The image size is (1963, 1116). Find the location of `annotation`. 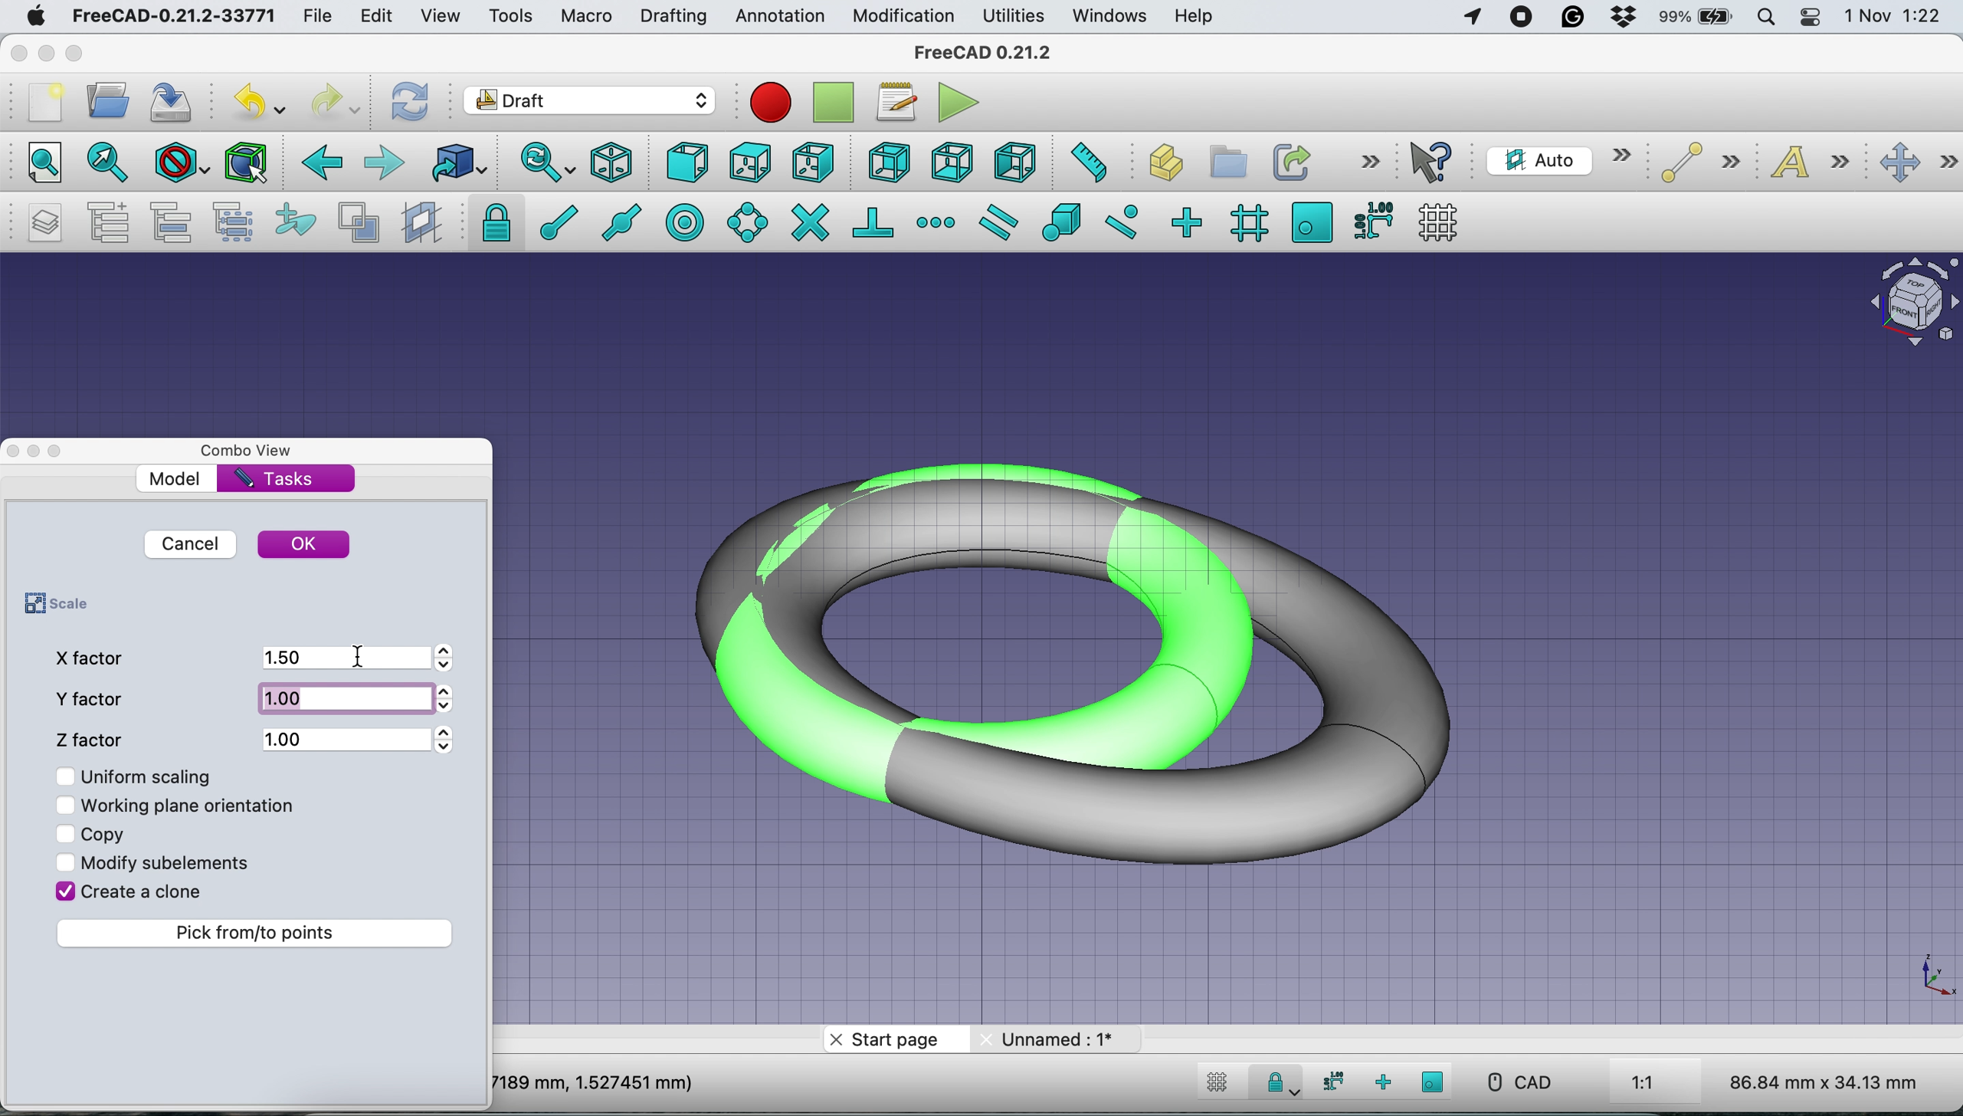

annotation is located at coordinates (779, 17).